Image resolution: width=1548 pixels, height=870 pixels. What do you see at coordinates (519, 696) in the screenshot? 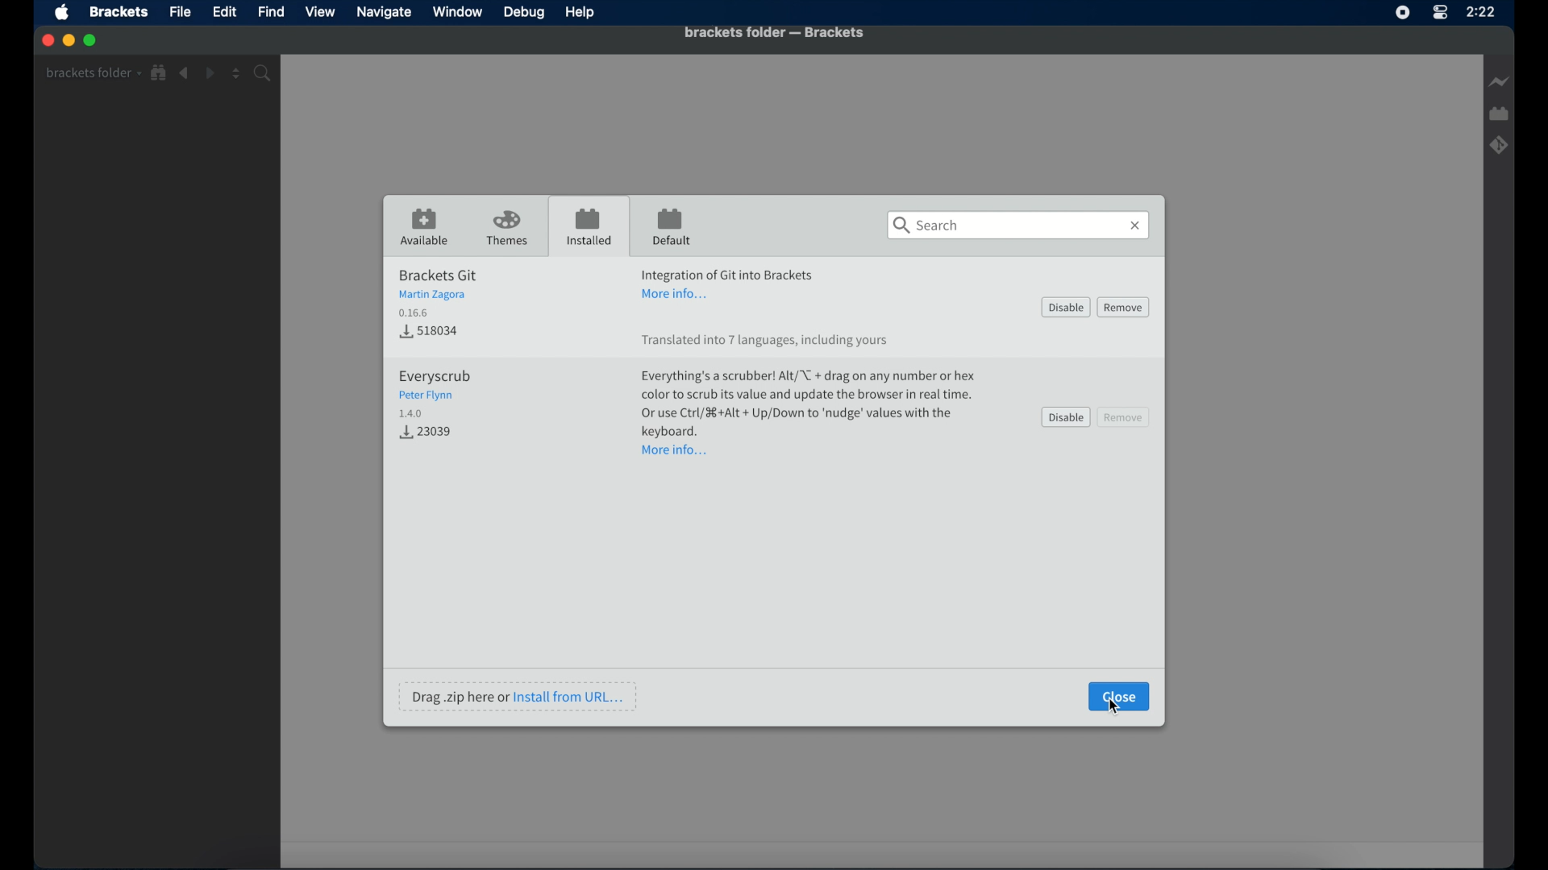
I see `drag .zip  here or install from url` at bounding box center [519, 696].